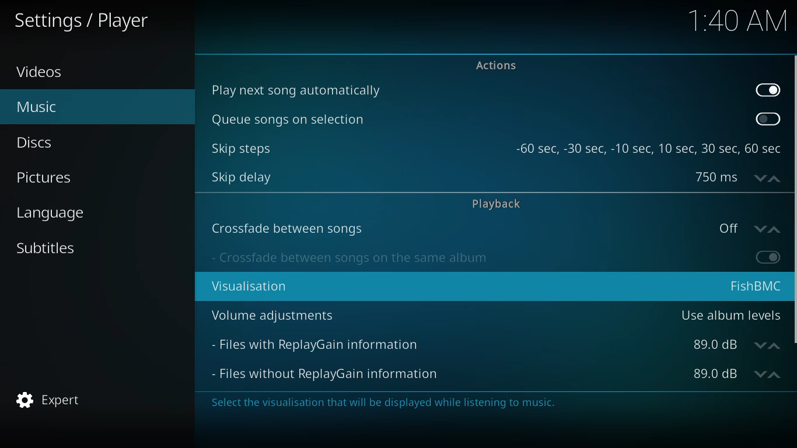 The width and height of the screenshot is (797, 448). Describe the element at coordinates (46, 178) in the screenshot. I see `pictures` at that location.